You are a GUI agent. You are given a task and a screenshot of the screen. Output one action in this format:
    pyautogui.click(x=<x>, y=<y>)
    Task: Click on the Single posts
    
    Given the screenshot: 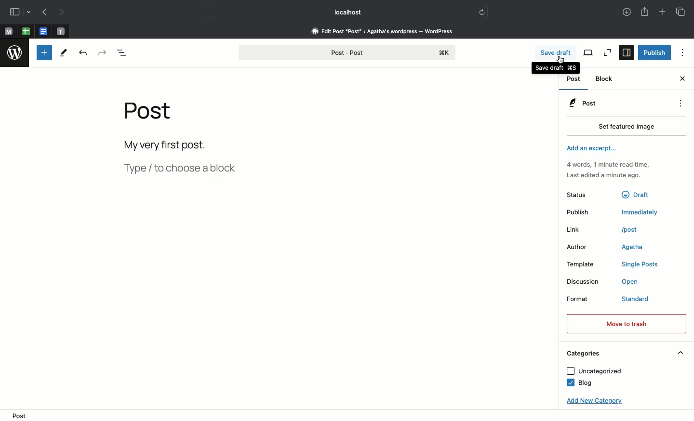 What is the action you would take?
    pyautogui.click(x=642, y=265)
    